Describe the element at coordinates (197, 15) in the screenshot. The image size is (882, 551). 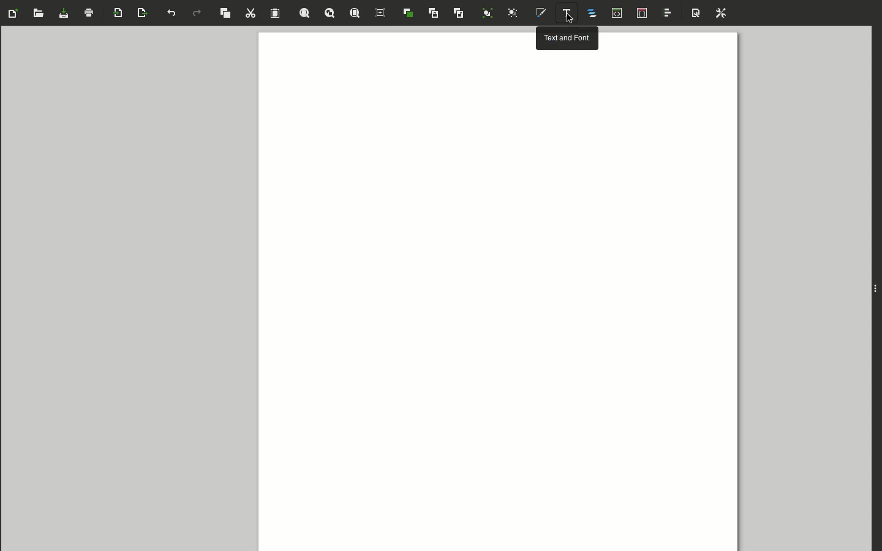
I see `Redo` at that location.